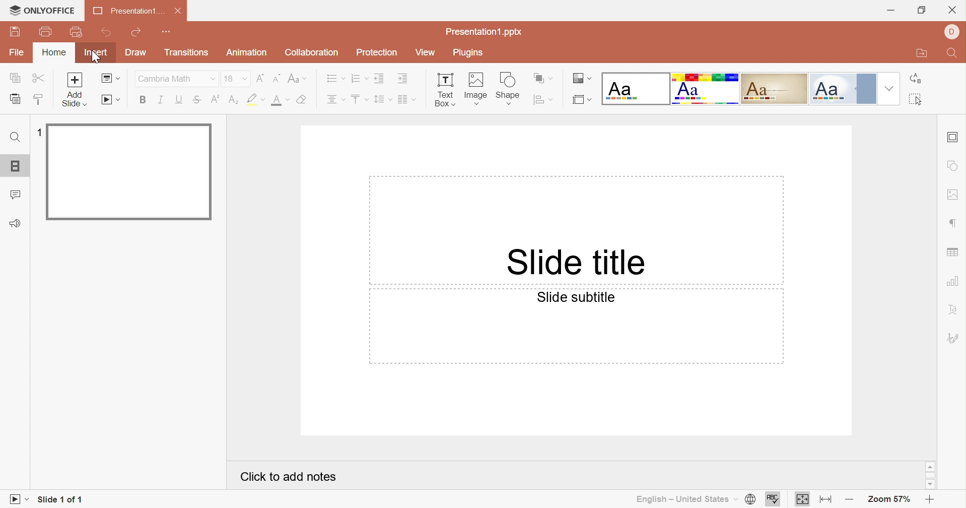 This screenshot has width=966, height=508. Describe the element at coordinates (38, 77) in the screenshot. I see `Cut` at that location.